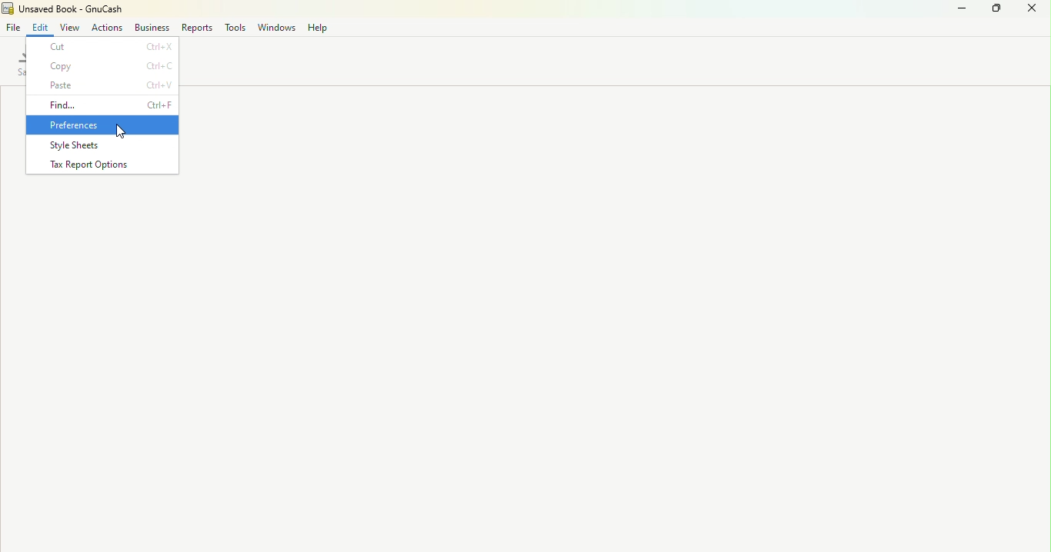 The image size is (1051, 552). I want to click on Windows, so click(275, 30).